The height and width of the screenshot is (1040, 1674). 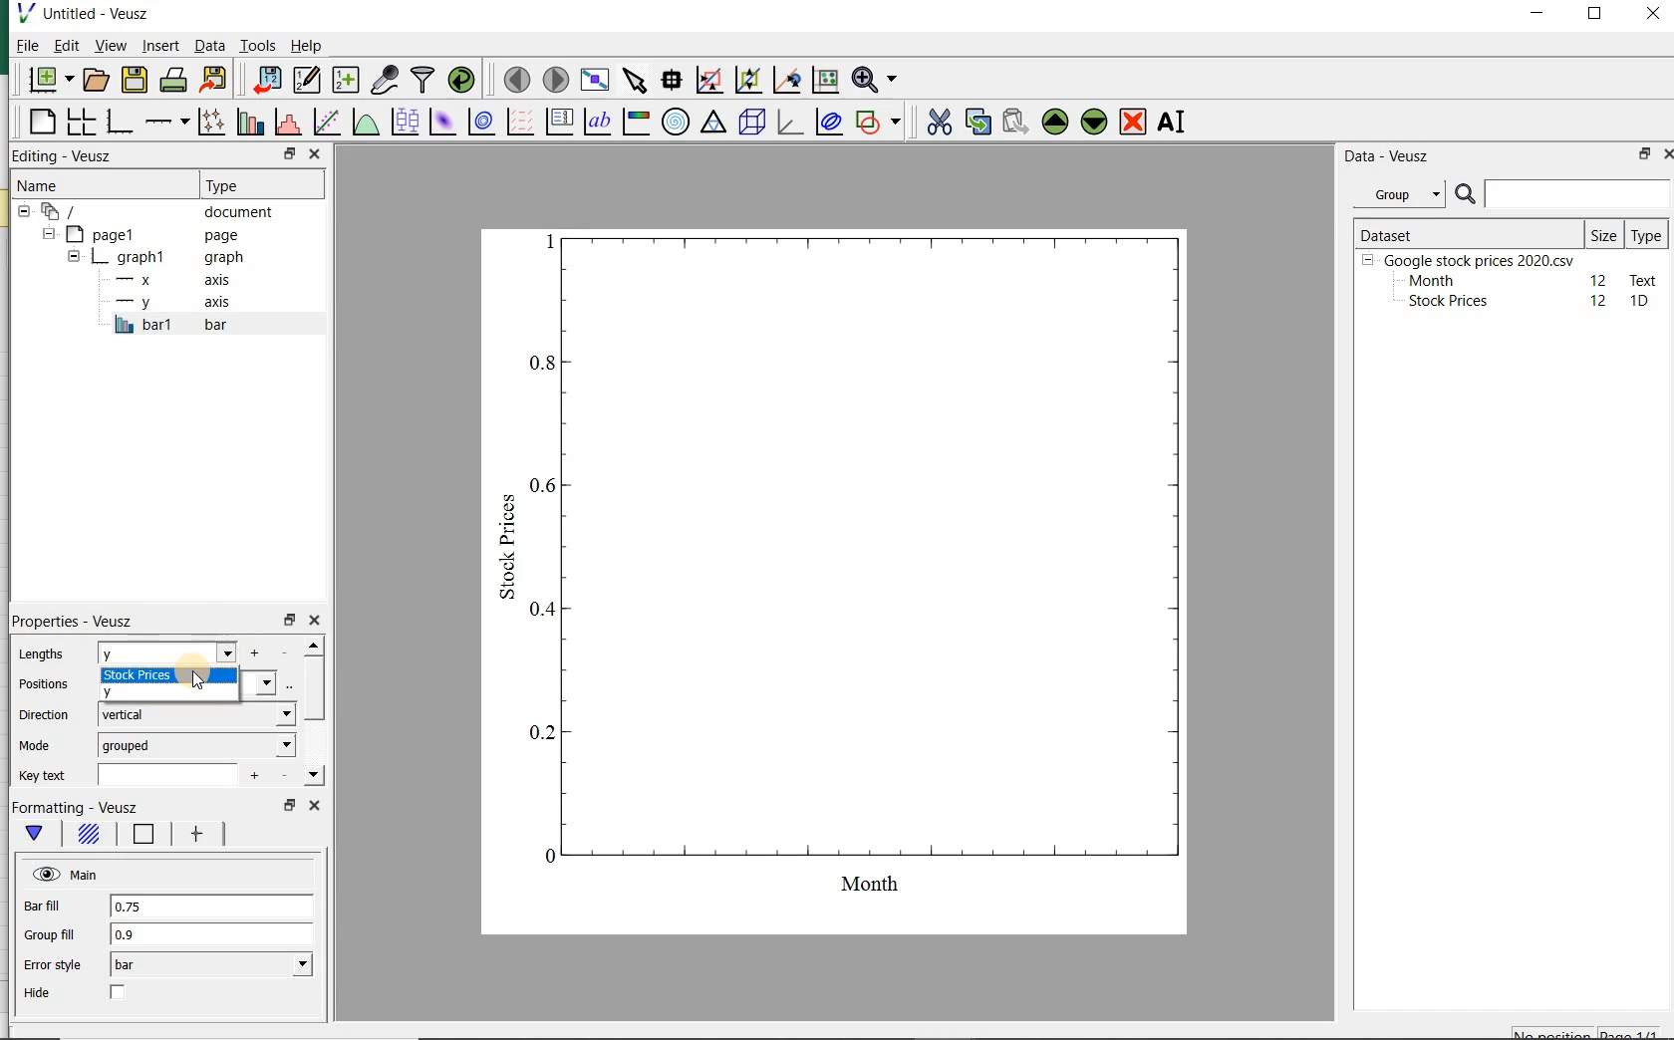 What do you see at coordinates (37, 992) in the screenshot?
I see `Hide` at bounding box center [37, 992].